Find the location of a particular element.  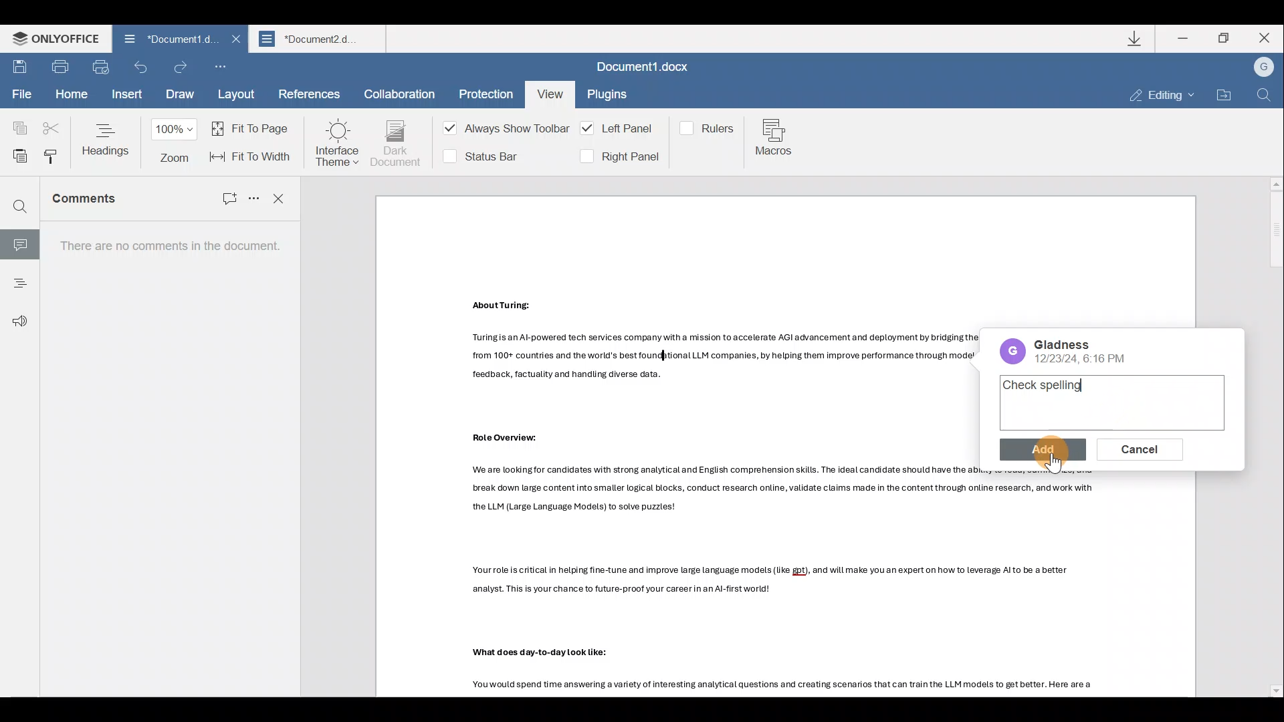

Always show toolbar is located at coordinates (502, 131).